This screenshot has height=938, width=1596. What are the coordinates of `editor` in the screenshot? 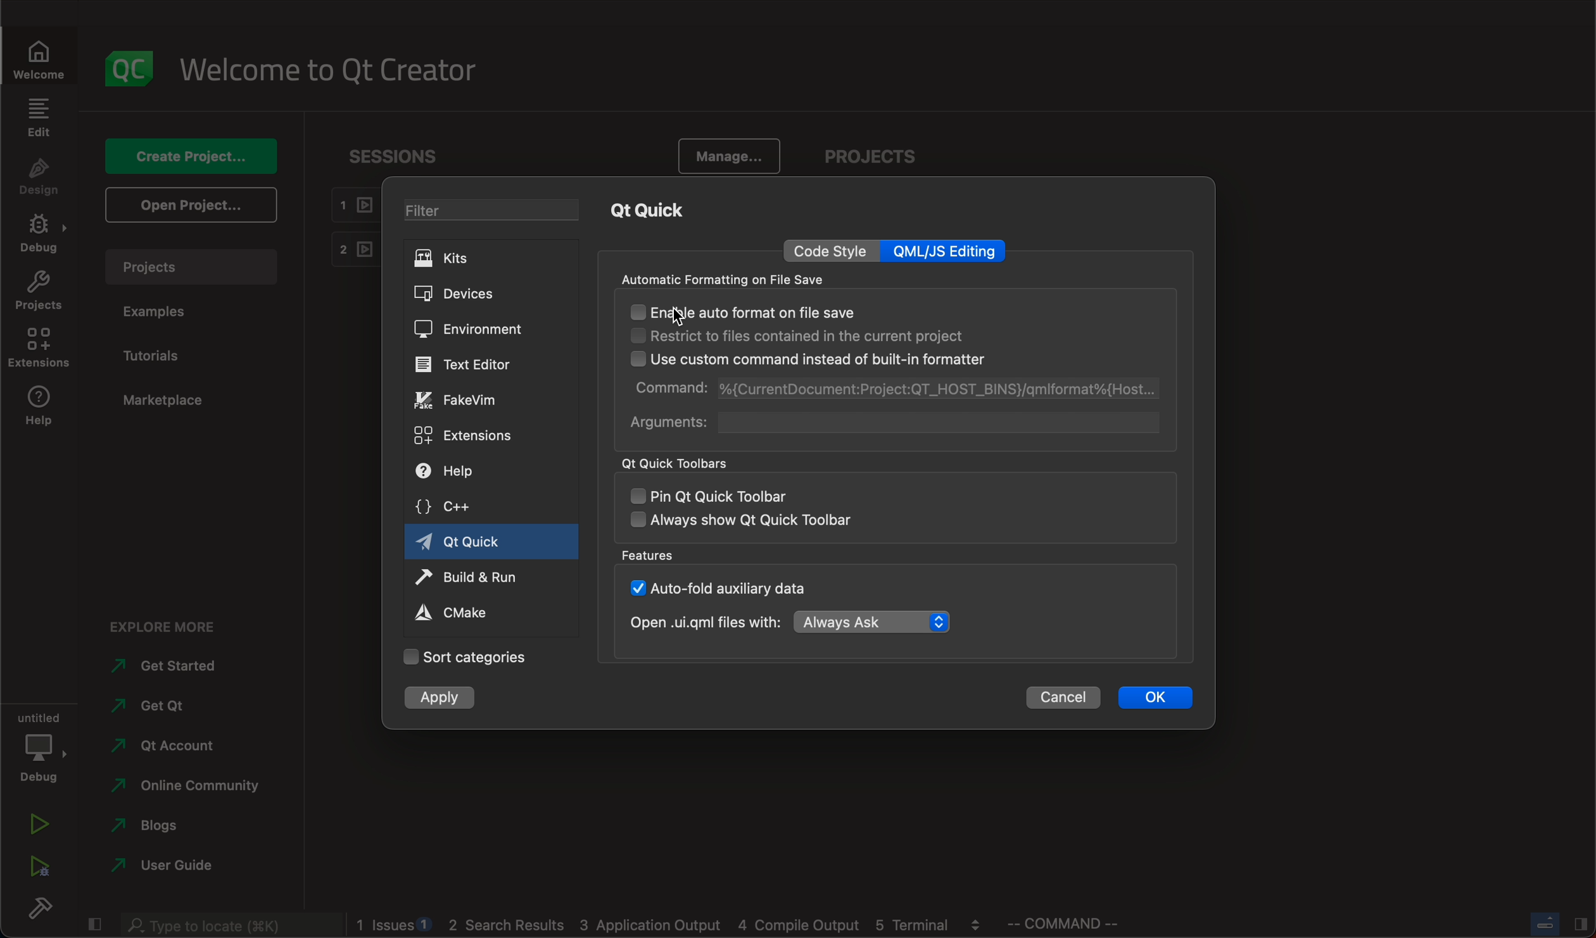 It's located at (469, 364).